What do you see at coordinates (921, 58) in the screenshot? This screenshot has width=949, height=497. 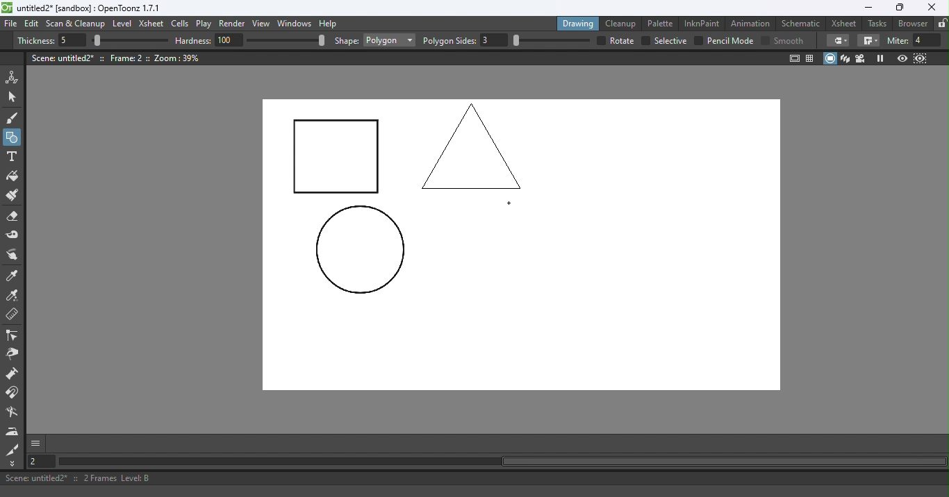 I see `Sub-Camera view` at bounding box center [921, 58].